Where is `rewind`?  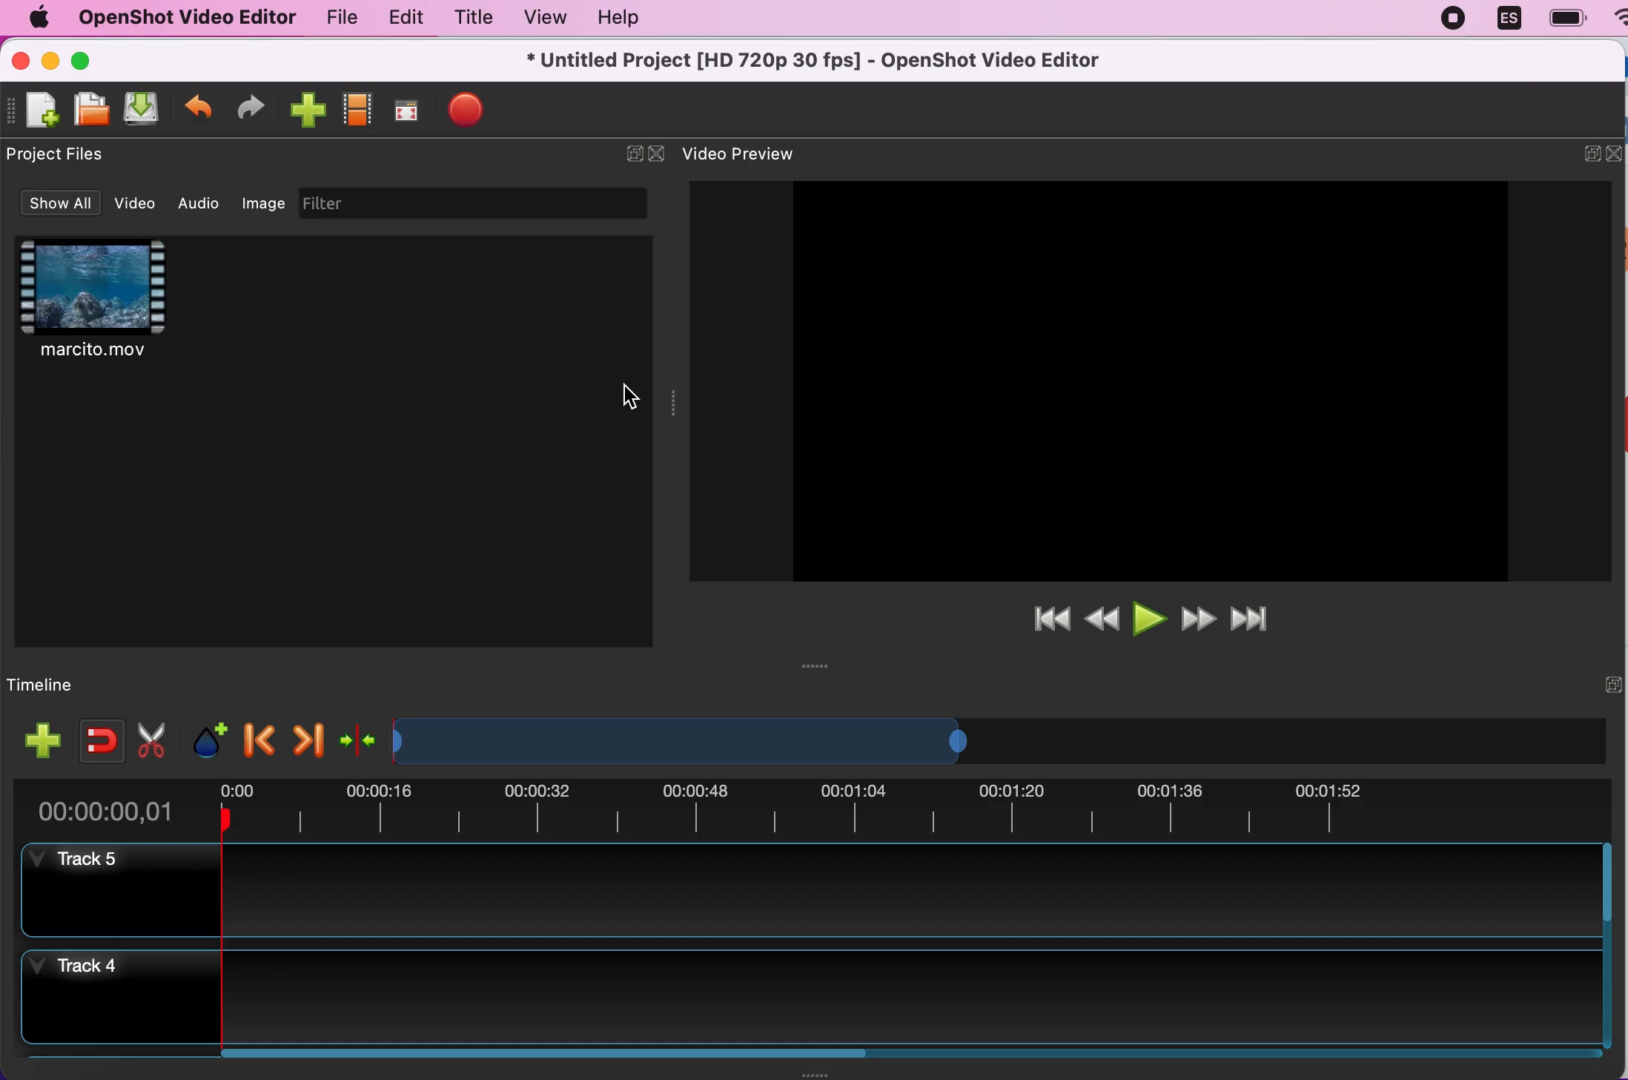 rewind is located at coordinates (1102, 617).